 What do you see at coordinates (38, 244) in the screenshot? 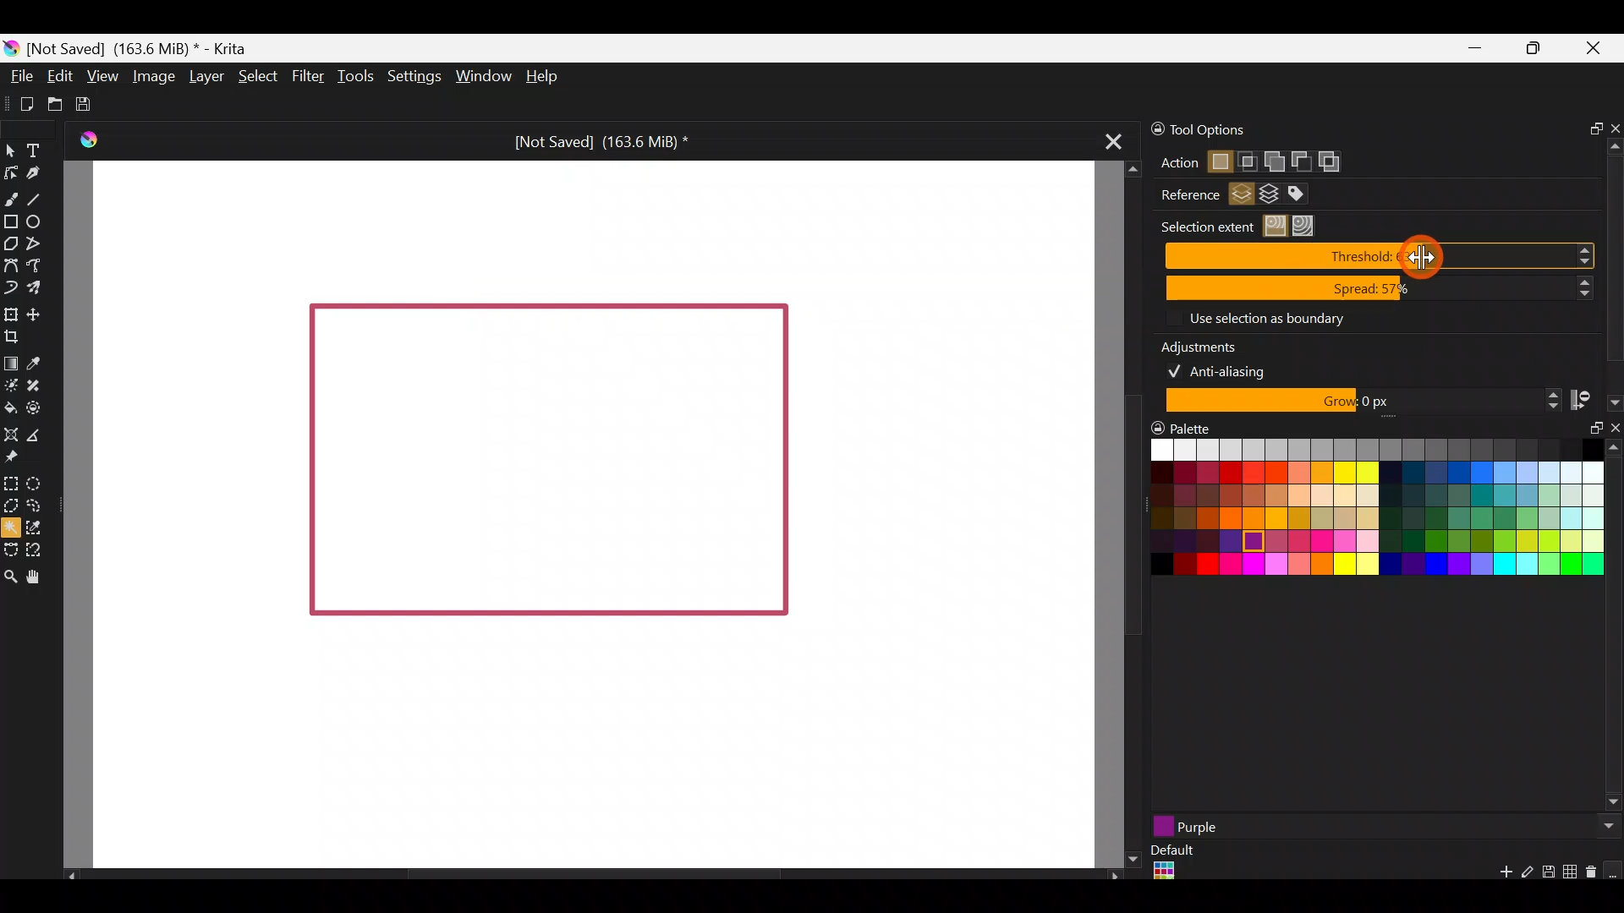
I see `Polyline tool` at bounding box center [38, 244].